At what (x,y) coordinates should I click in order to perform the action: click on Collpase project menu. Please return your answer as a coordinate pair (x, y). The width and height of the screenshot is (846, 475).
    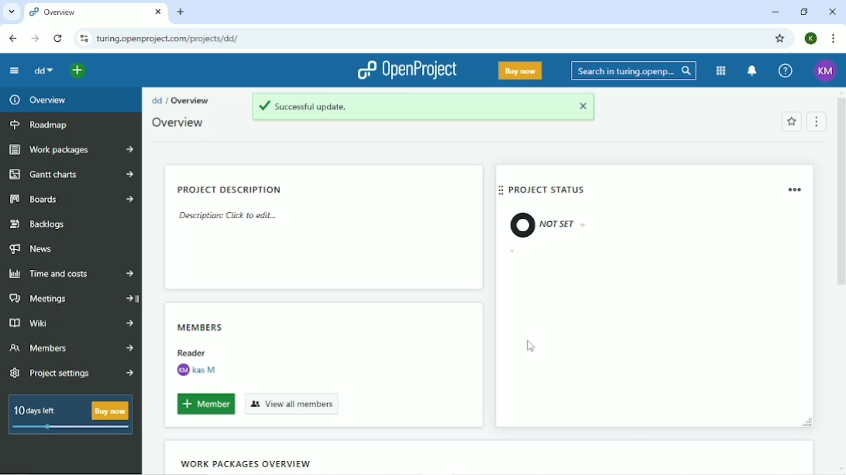
    Looking at the image, I should click on (14, 72).